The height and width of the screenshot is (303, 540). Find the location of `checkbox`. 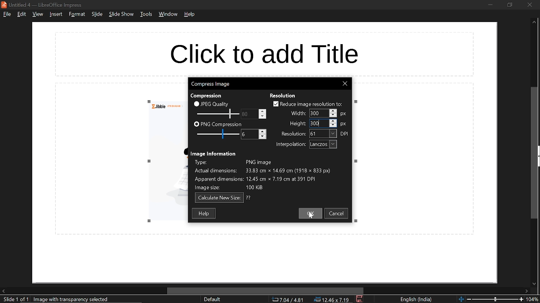

checkbox is located at coordinates (196, 104).